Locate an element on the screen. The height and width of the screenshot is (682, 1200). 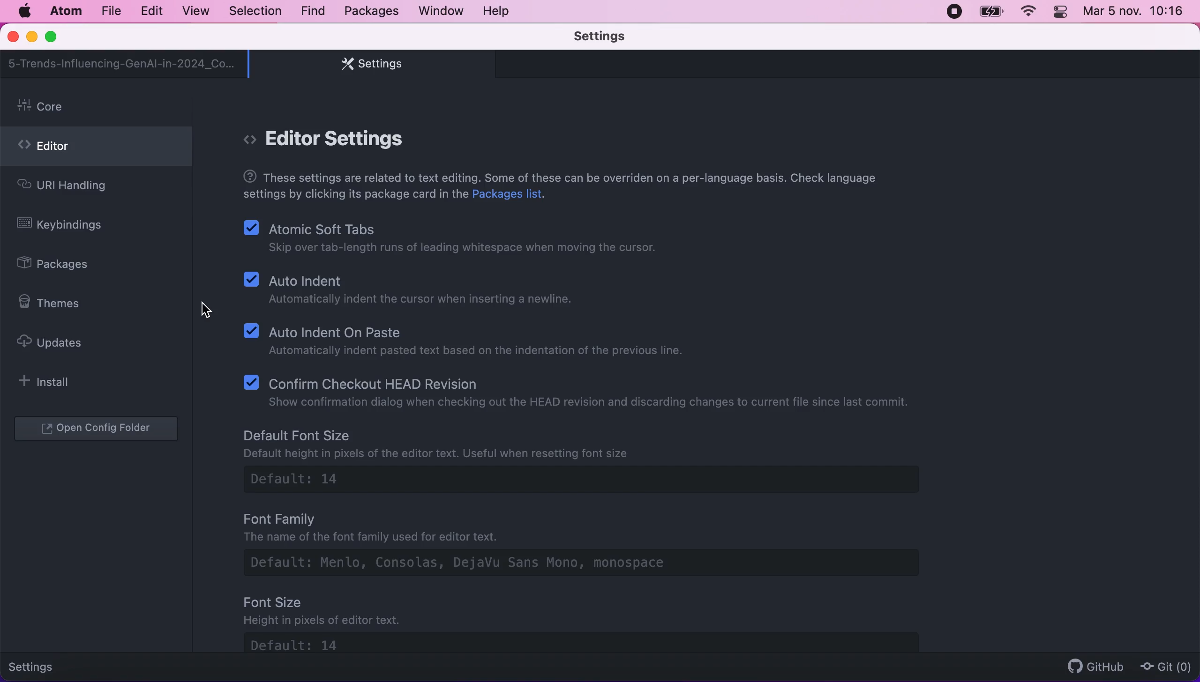
wifi is located at coordinates (1027, 12).